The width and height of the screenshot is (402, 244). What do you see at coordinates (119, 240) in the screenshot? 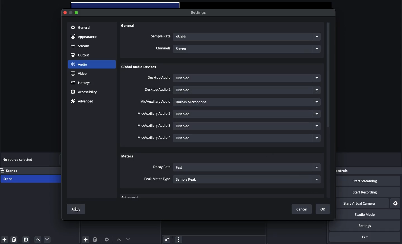
I see `Move up` at bounding box center [119, 240].